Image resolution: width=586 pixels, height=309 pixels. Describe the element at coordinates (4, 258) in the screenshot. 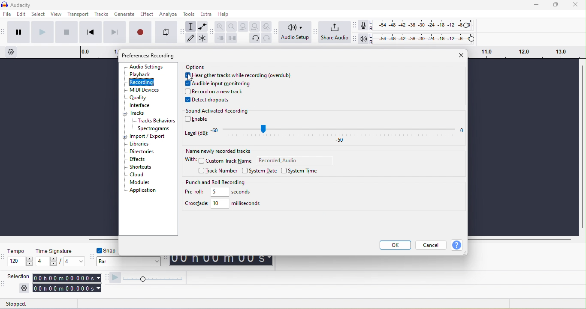

I see `audacity time signature toolbar` at that location.